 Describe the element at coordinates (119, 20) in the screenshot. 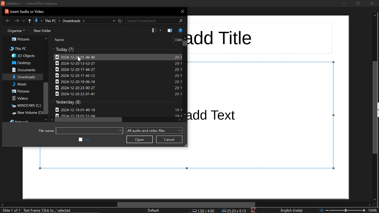

I see `refresh` at that location.